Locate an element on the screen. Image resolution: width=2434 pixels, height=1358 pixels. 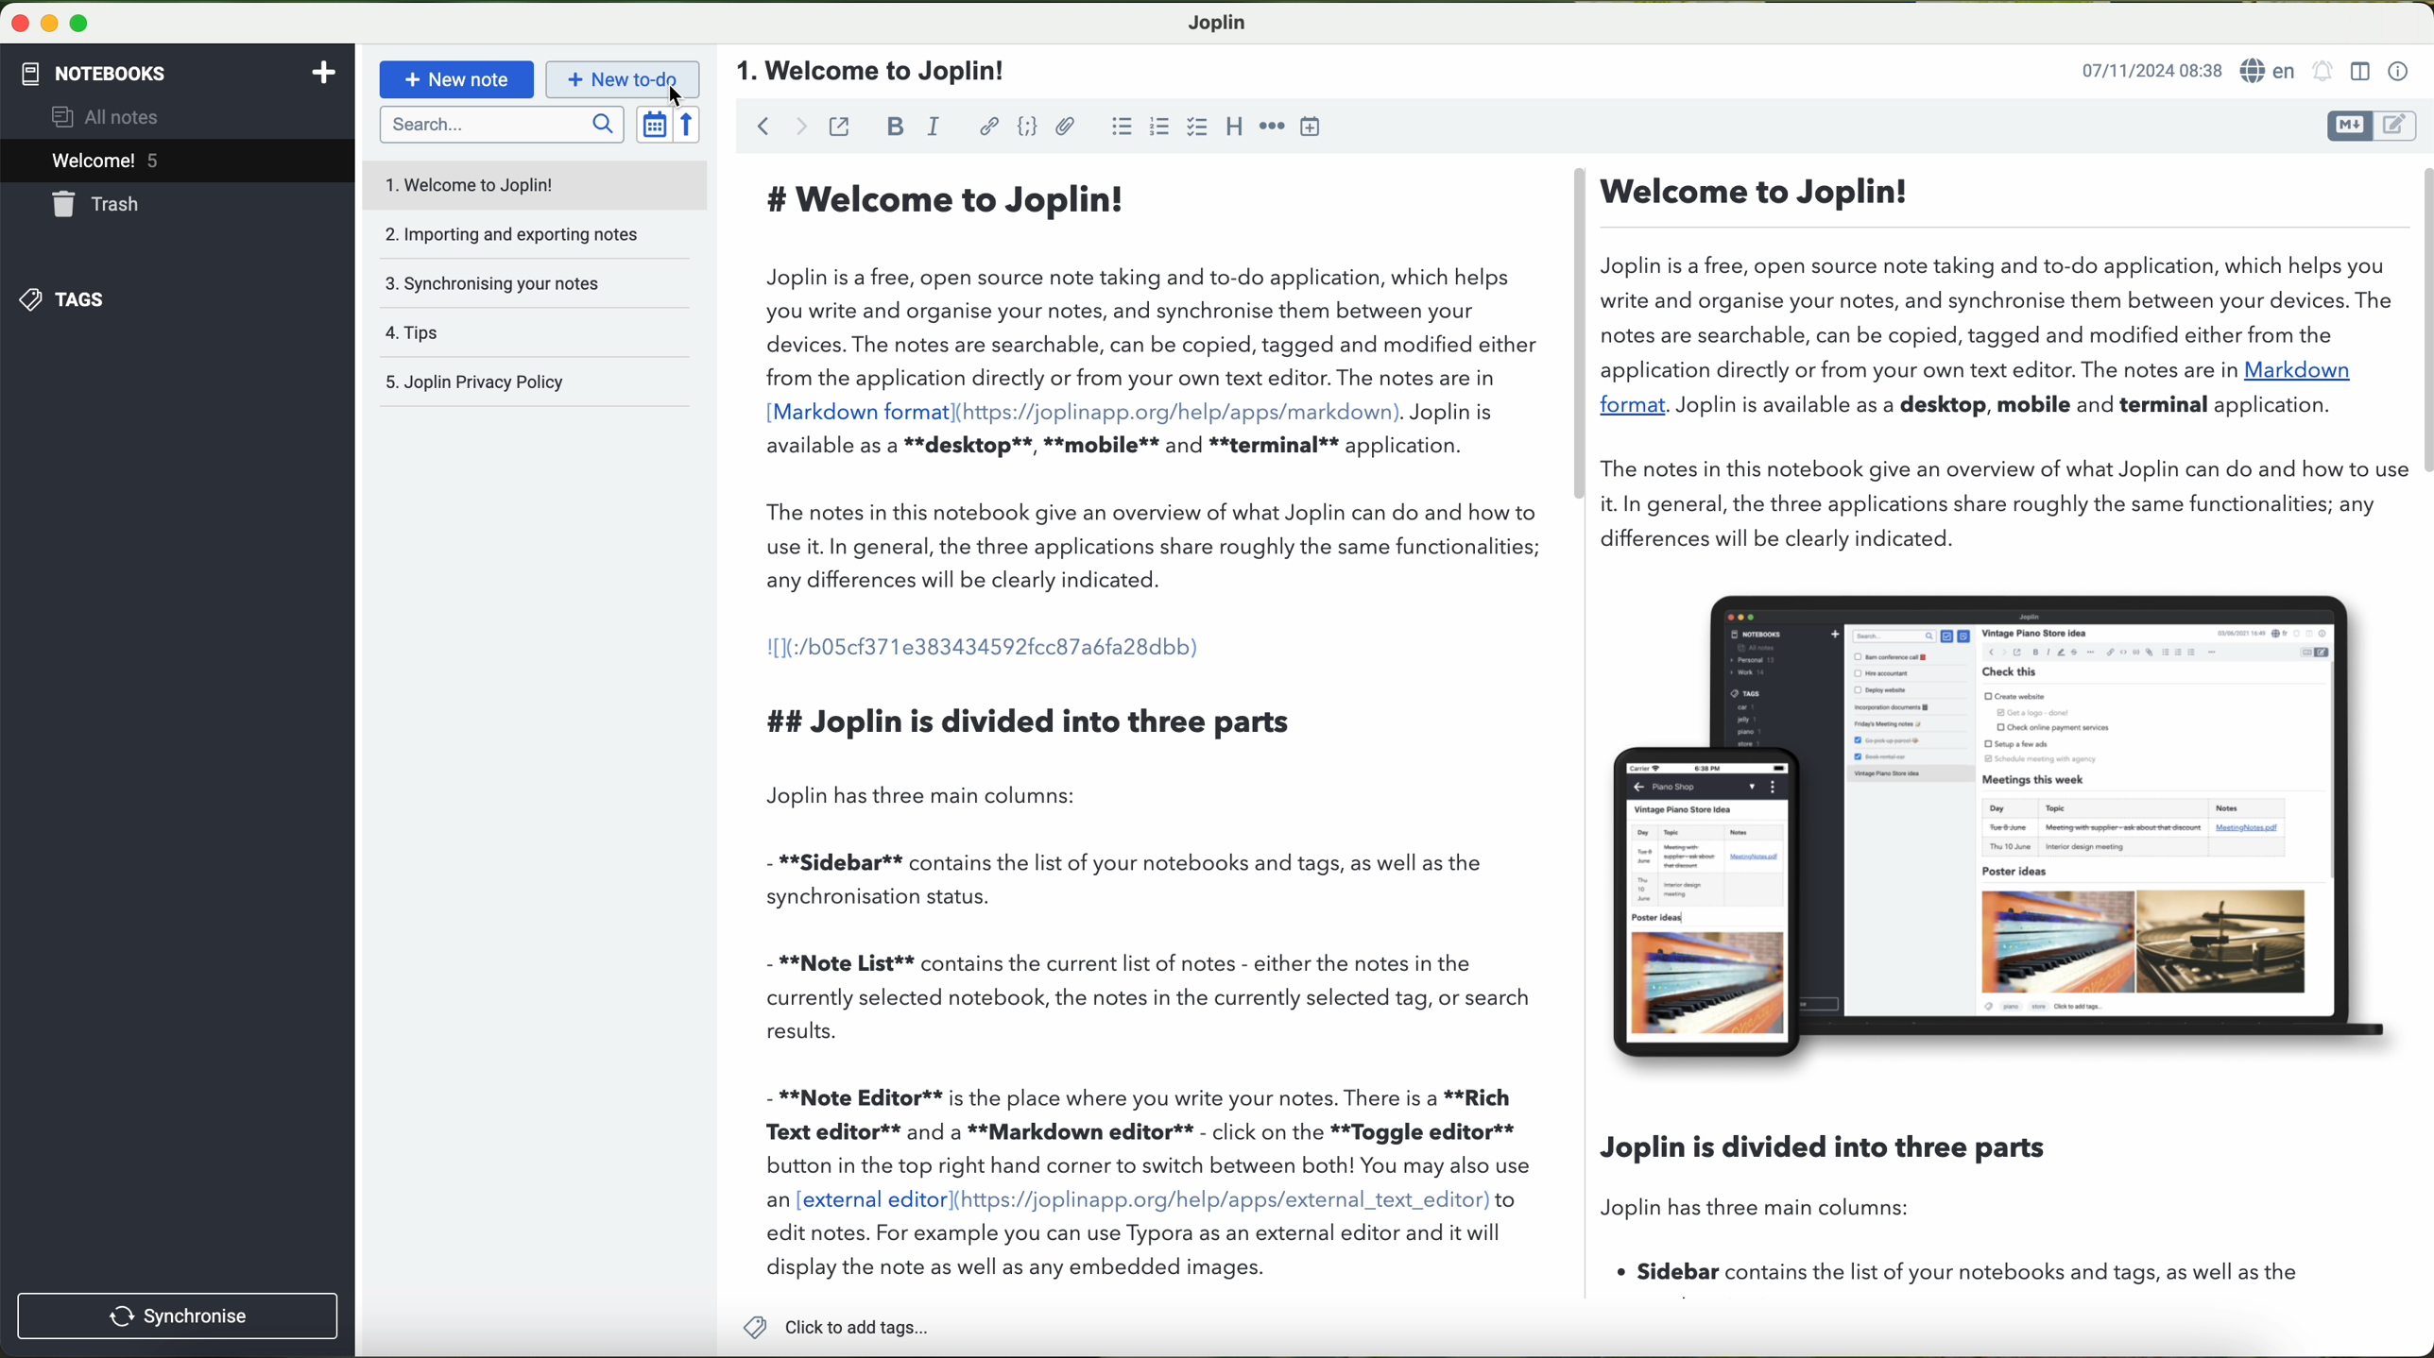
bold is located at coordinates (896, 126).